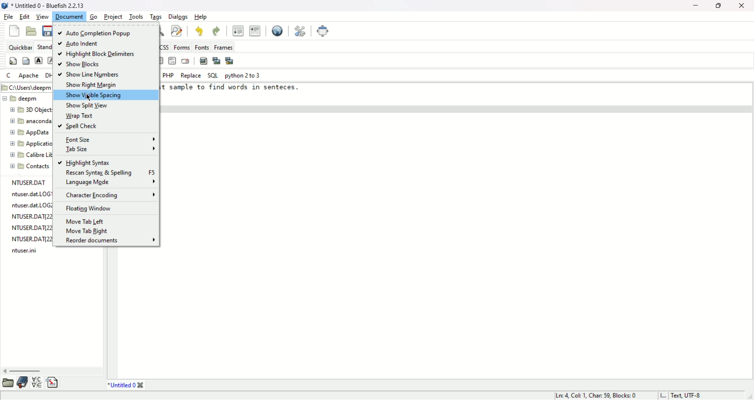  I want to click on move tab left, so click(95, 221).